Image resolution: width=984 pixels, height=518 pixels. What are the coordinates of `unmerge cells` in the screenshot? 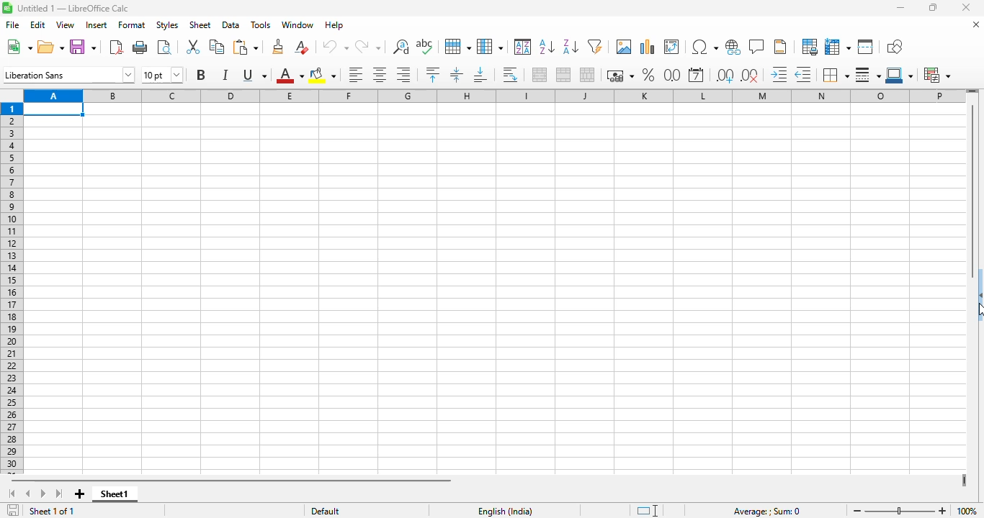 It's located at (587, 75).